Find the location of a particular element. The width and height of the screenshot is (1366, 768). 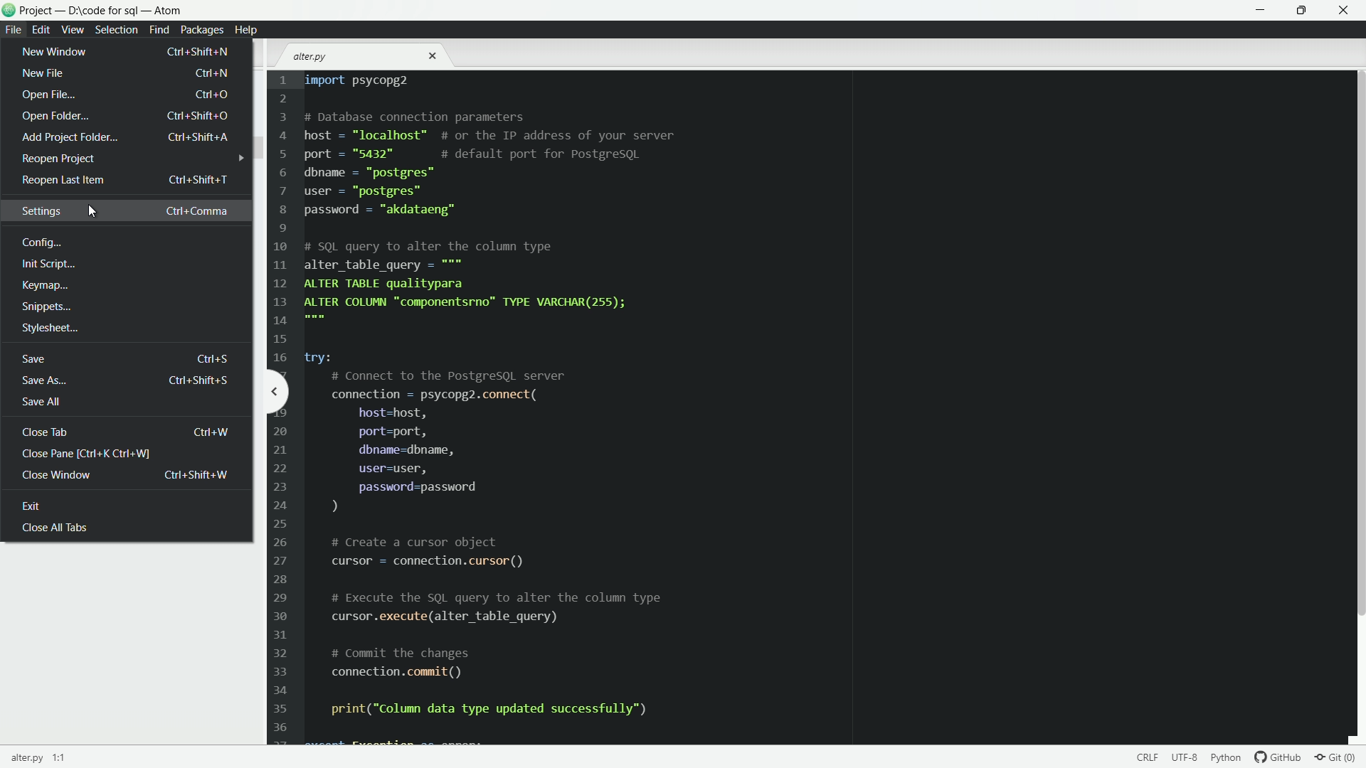

selection menu is located at coordinates (116, 31).